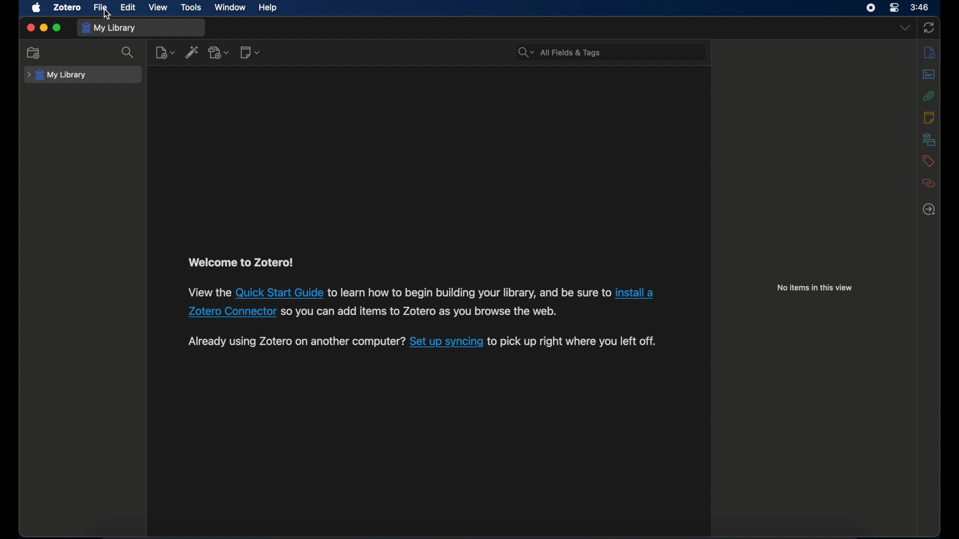 This screenshot has height=539, width=959. What do you see at coordinates (929, 139) in the screenshot?
I see `libraries` at bounding box center [929, 139].